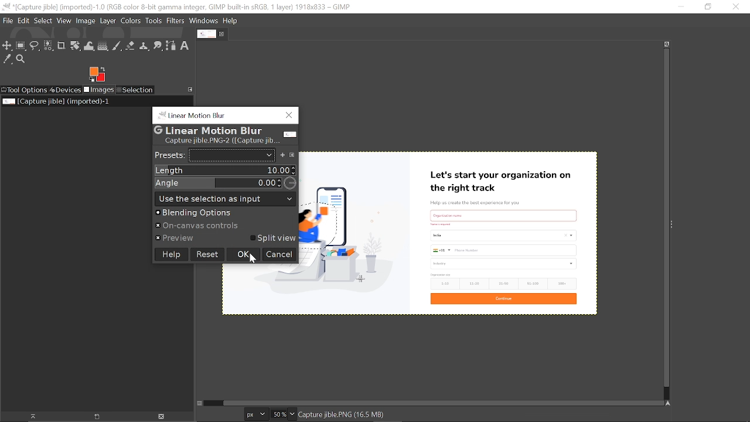 This screenshot has width=750, height=422. I want to click on Select by color, so click(48, 46).